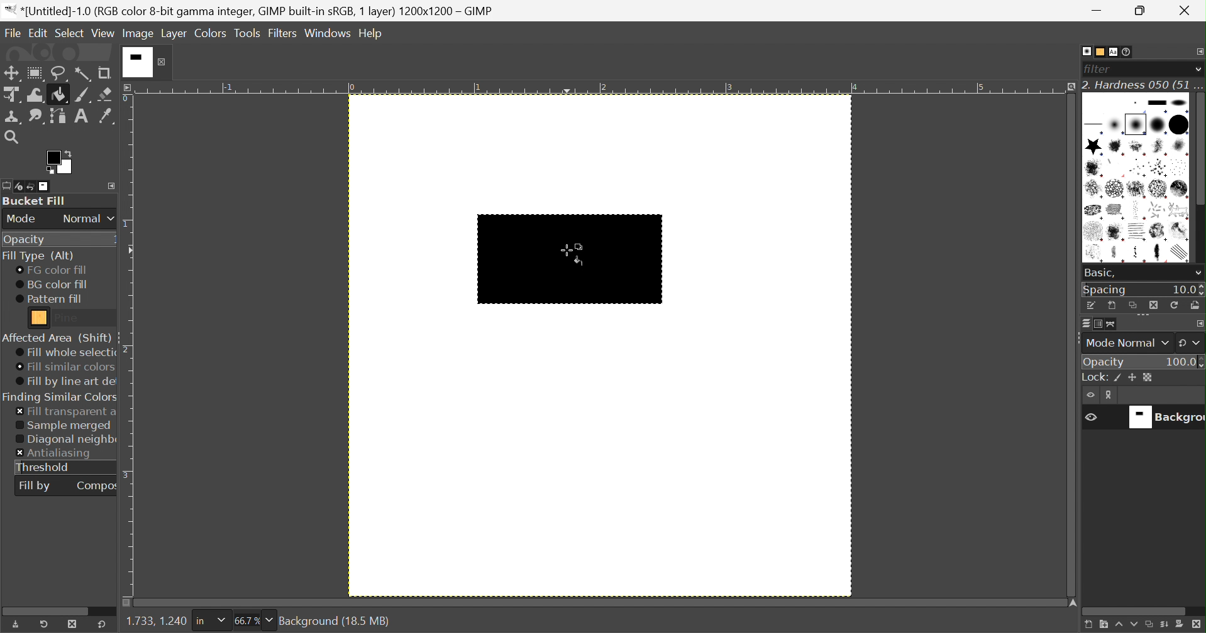 Image resolution: width=1206 pixels, height=633 pixels. What do you see at coordinates (1159, 168) in the screenshot?
I see `Bristles 02` at bounding box center [1159, 168].